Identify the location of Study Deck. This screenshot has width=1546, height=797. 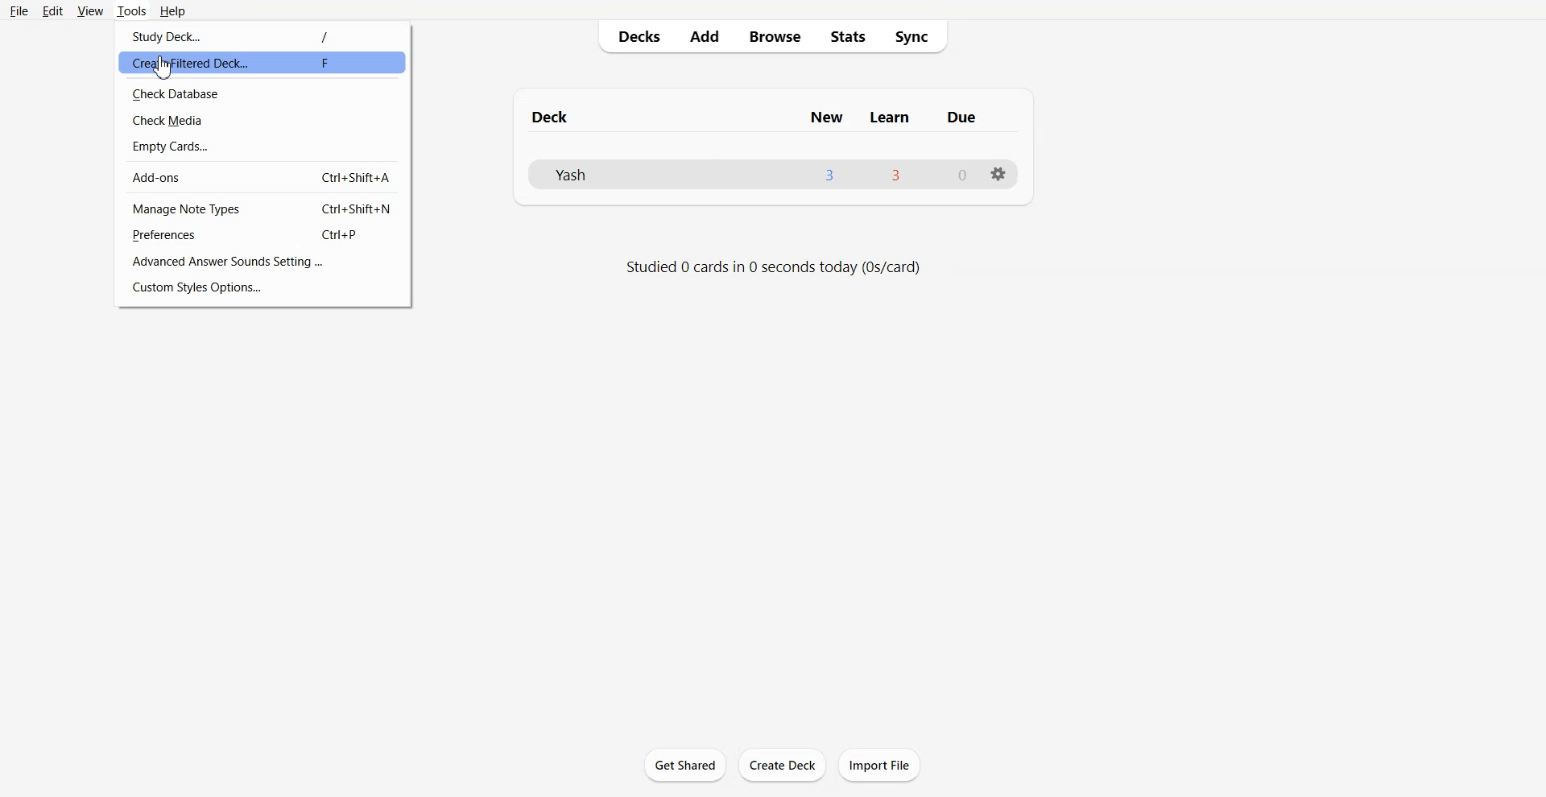
(262, 35).